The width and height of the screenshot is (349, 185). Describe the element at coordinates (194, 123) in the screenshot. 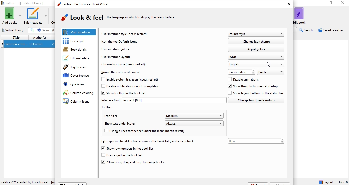

I see `always` at that location.